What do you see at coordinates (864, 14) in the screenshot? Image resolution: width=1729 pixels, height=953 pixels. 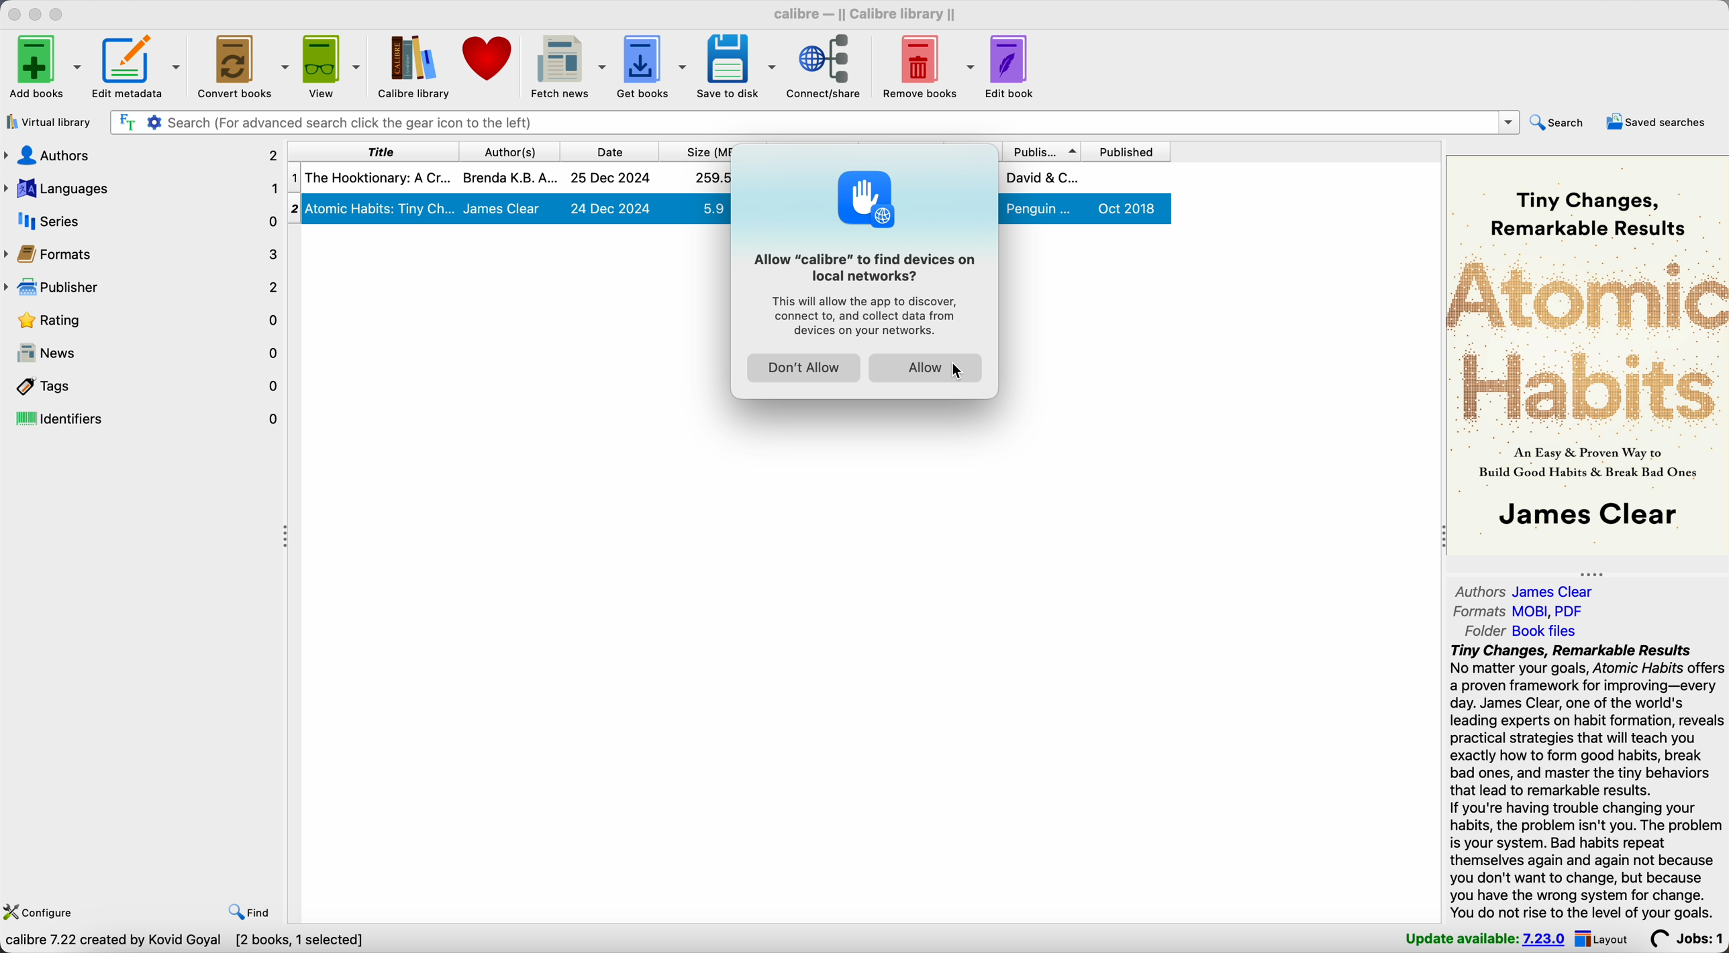 I see `Calibre - || Calibre library ||` at bounding box center [864, 14].